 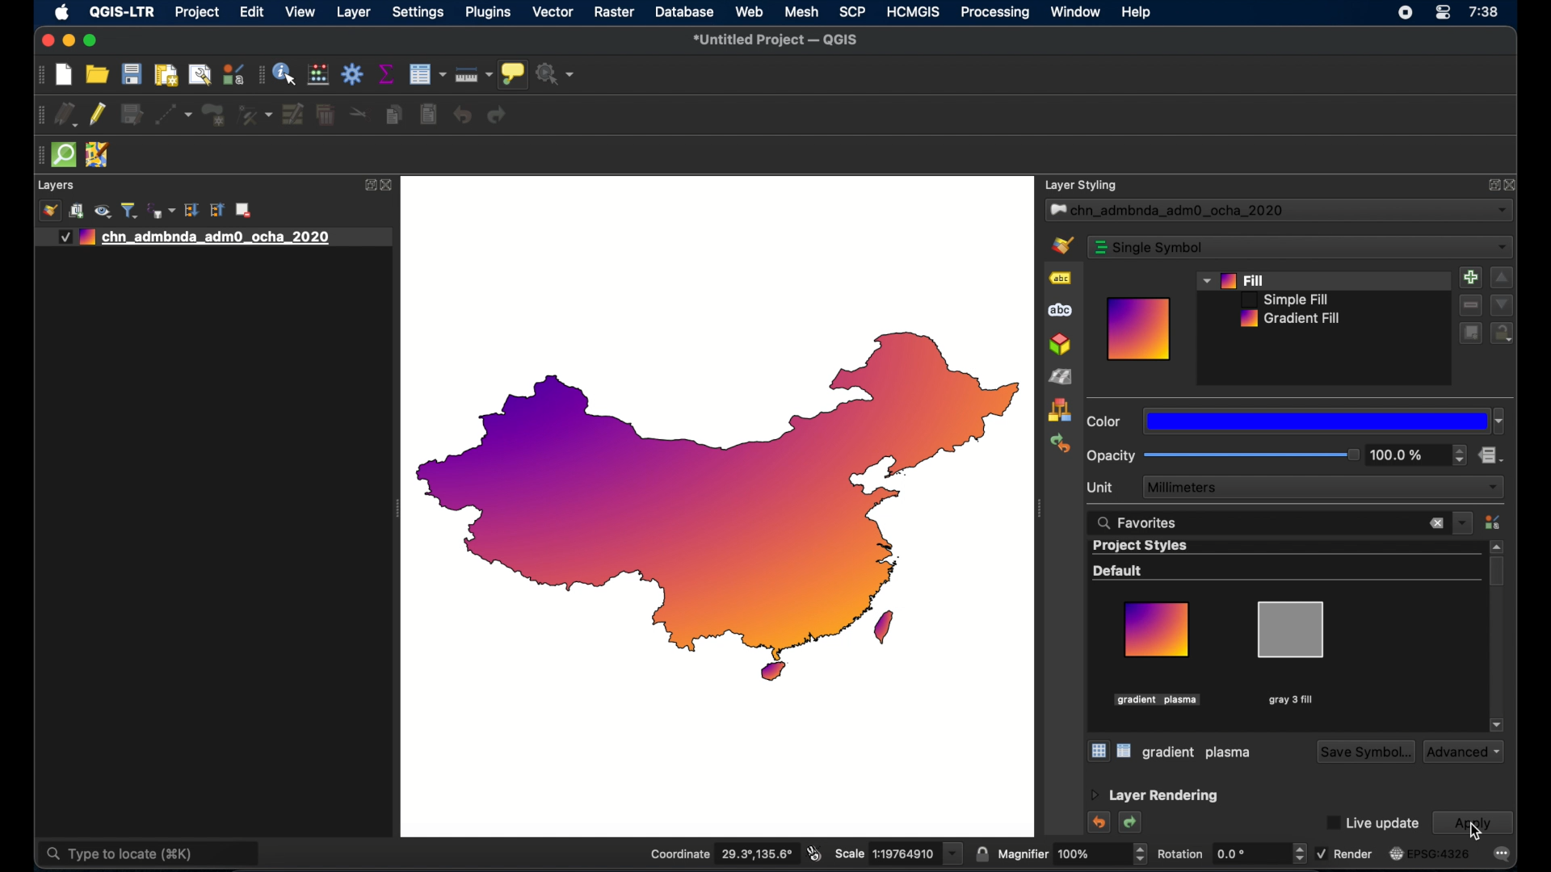 I want to click on filter legend, so click(x=130, y=210).